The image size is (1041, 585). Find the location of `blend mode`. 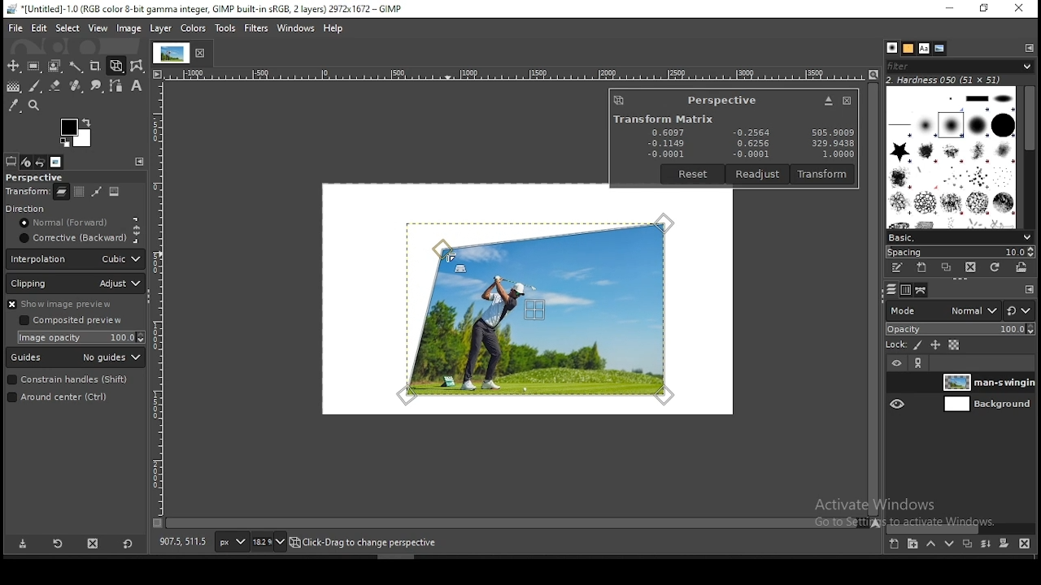

blend mode is located at coordinates (960, 310).